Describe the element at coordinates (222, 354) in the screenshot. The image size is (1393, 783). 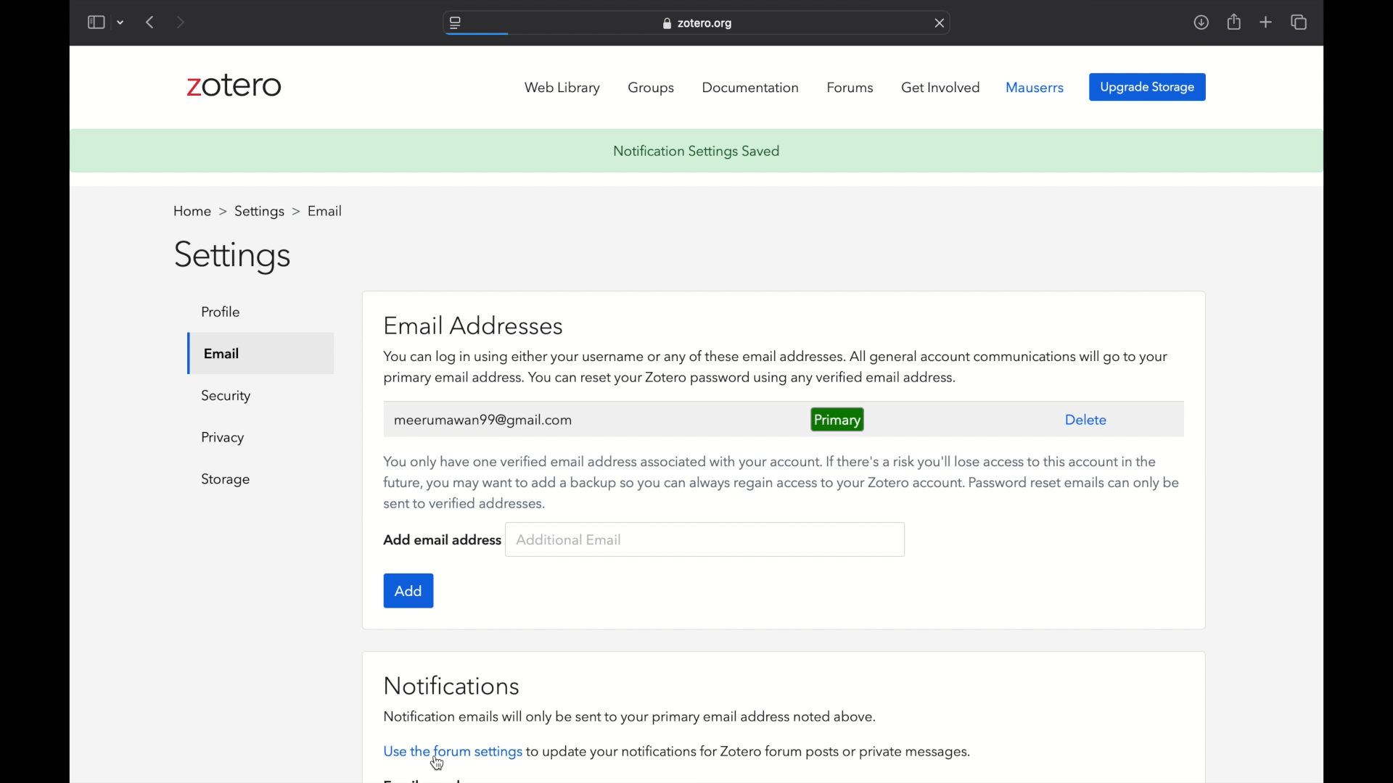
I see `email` at that location.